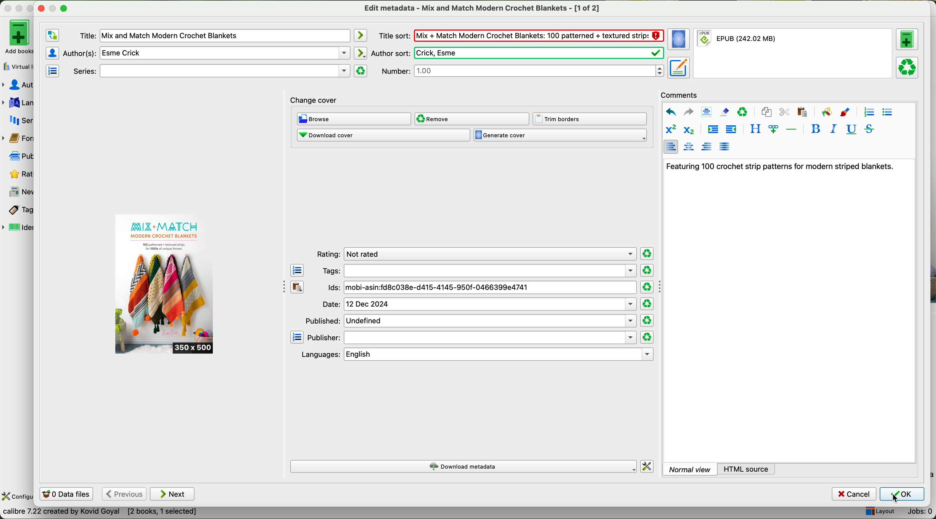 The image size is (936, 519). I want to click on foreground color, so click(845, 113).